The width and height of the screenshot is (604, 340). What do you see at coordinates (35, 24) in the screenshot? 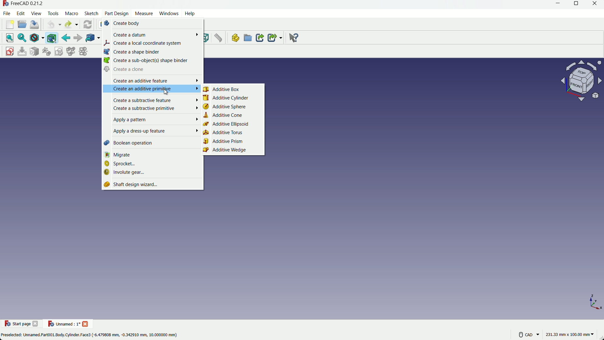
I see `save file` at bounding box center [35, 24].